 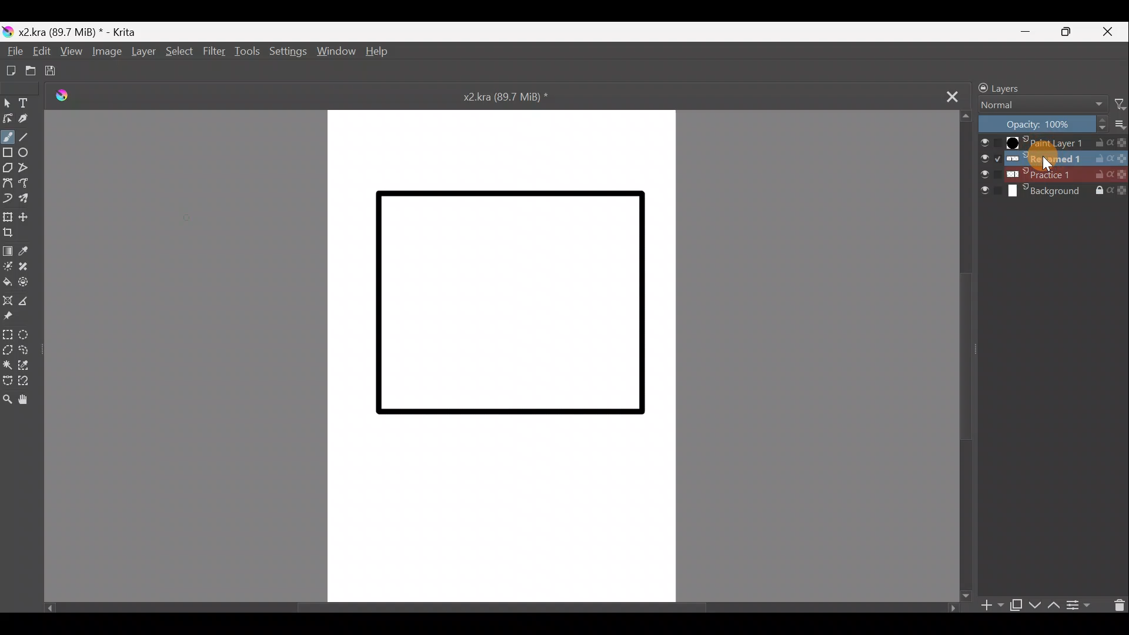 What do you see at coordinates (9, 137) in the screenshot?
I see `Freehand brush tool` at bounding box center [9, 137].